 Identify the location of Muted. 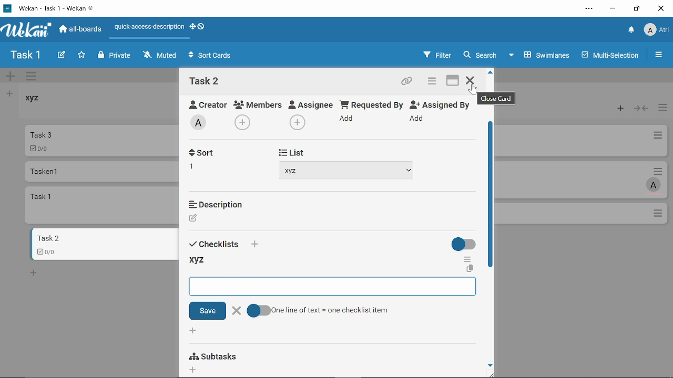
(160, 55).